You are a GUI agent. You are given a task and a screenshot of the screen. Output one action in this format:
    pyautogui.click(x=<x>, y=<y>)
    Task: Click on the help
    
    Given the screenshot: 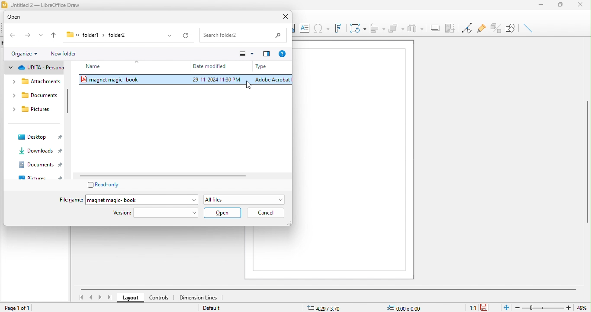 What is the action you would take?
    pyautogui.click(x=283, y=54)
    